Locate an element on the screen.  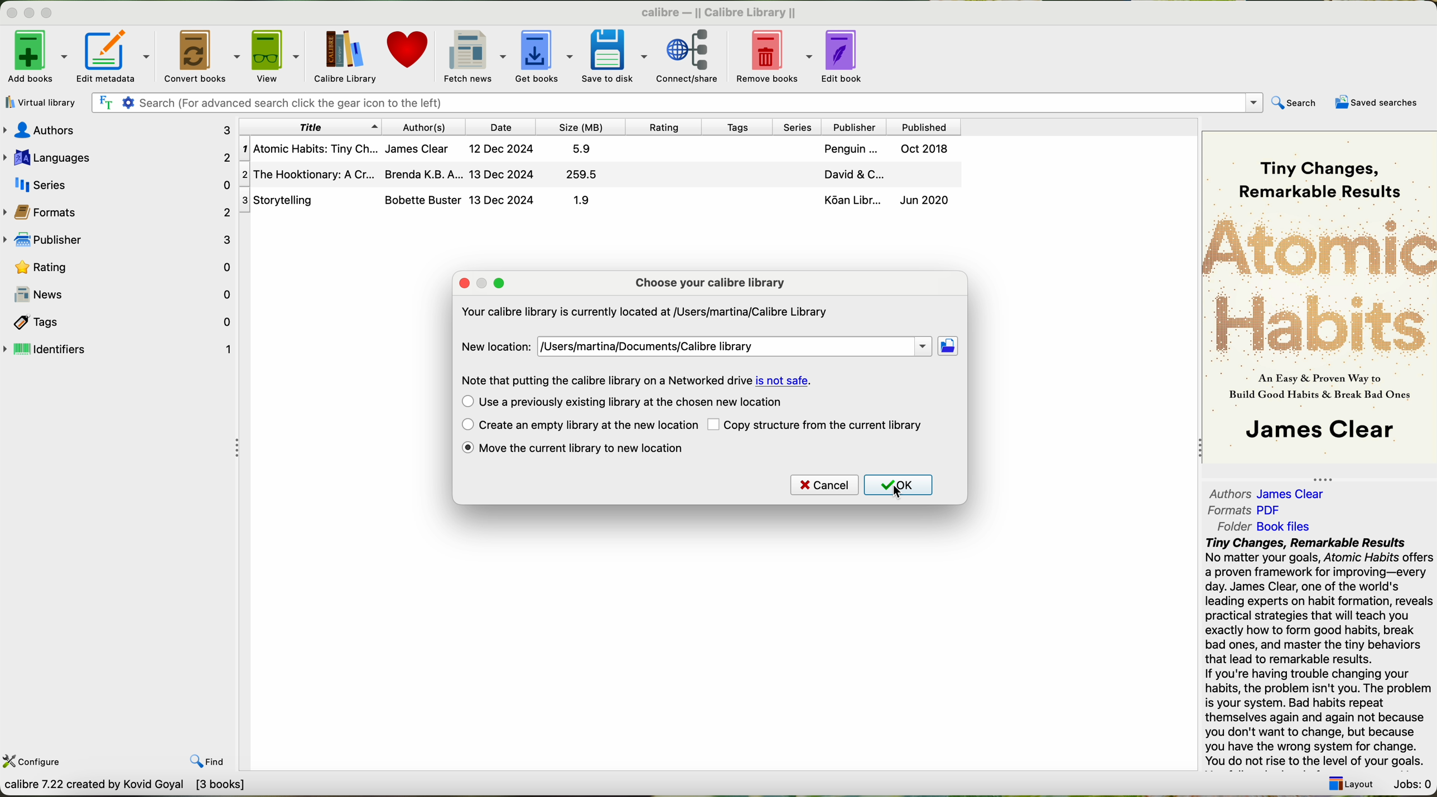
find is located at coordinates (206, 761).